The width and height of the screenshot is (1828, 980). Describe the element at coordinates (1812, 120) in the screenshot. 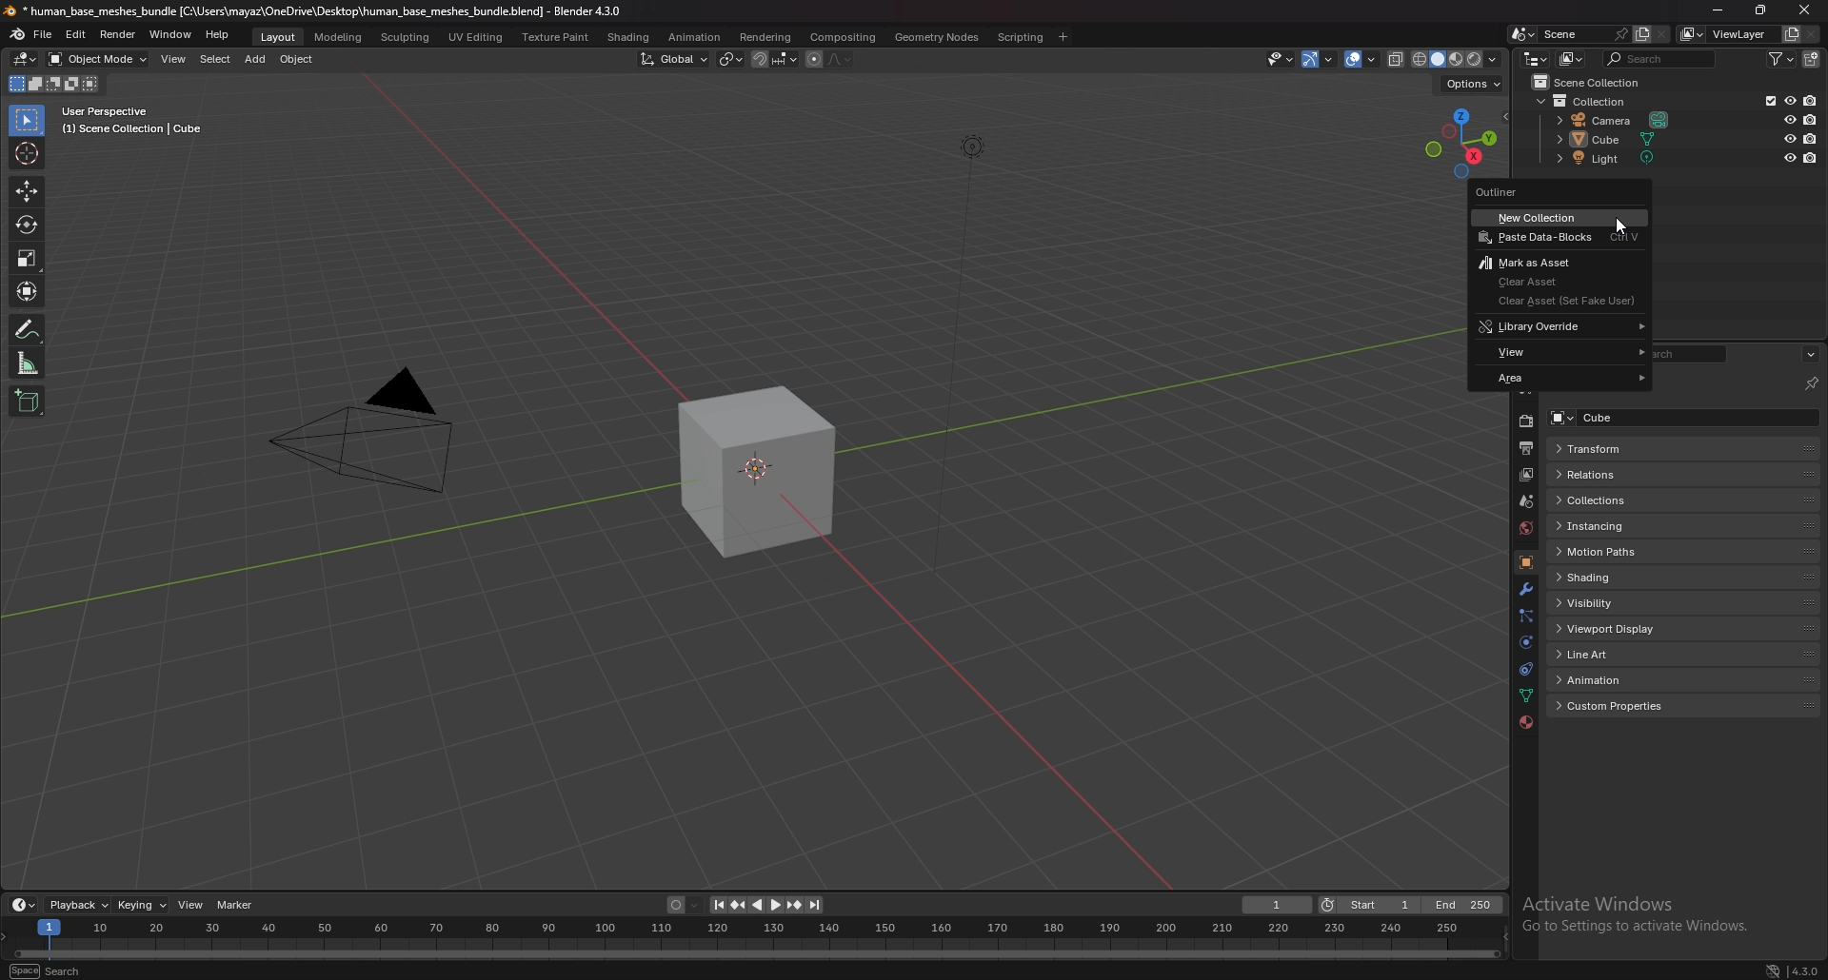

I see `disable in renders` at that location.